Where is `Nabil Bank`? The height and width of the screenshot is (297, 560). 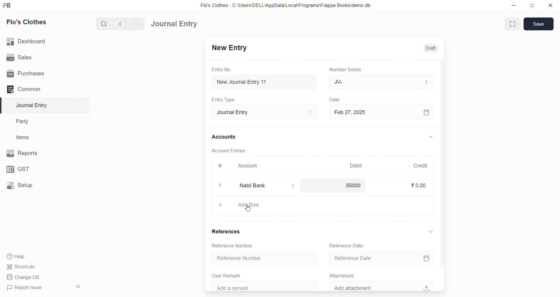 Nabil Bank is located at coordinates (267, 186).